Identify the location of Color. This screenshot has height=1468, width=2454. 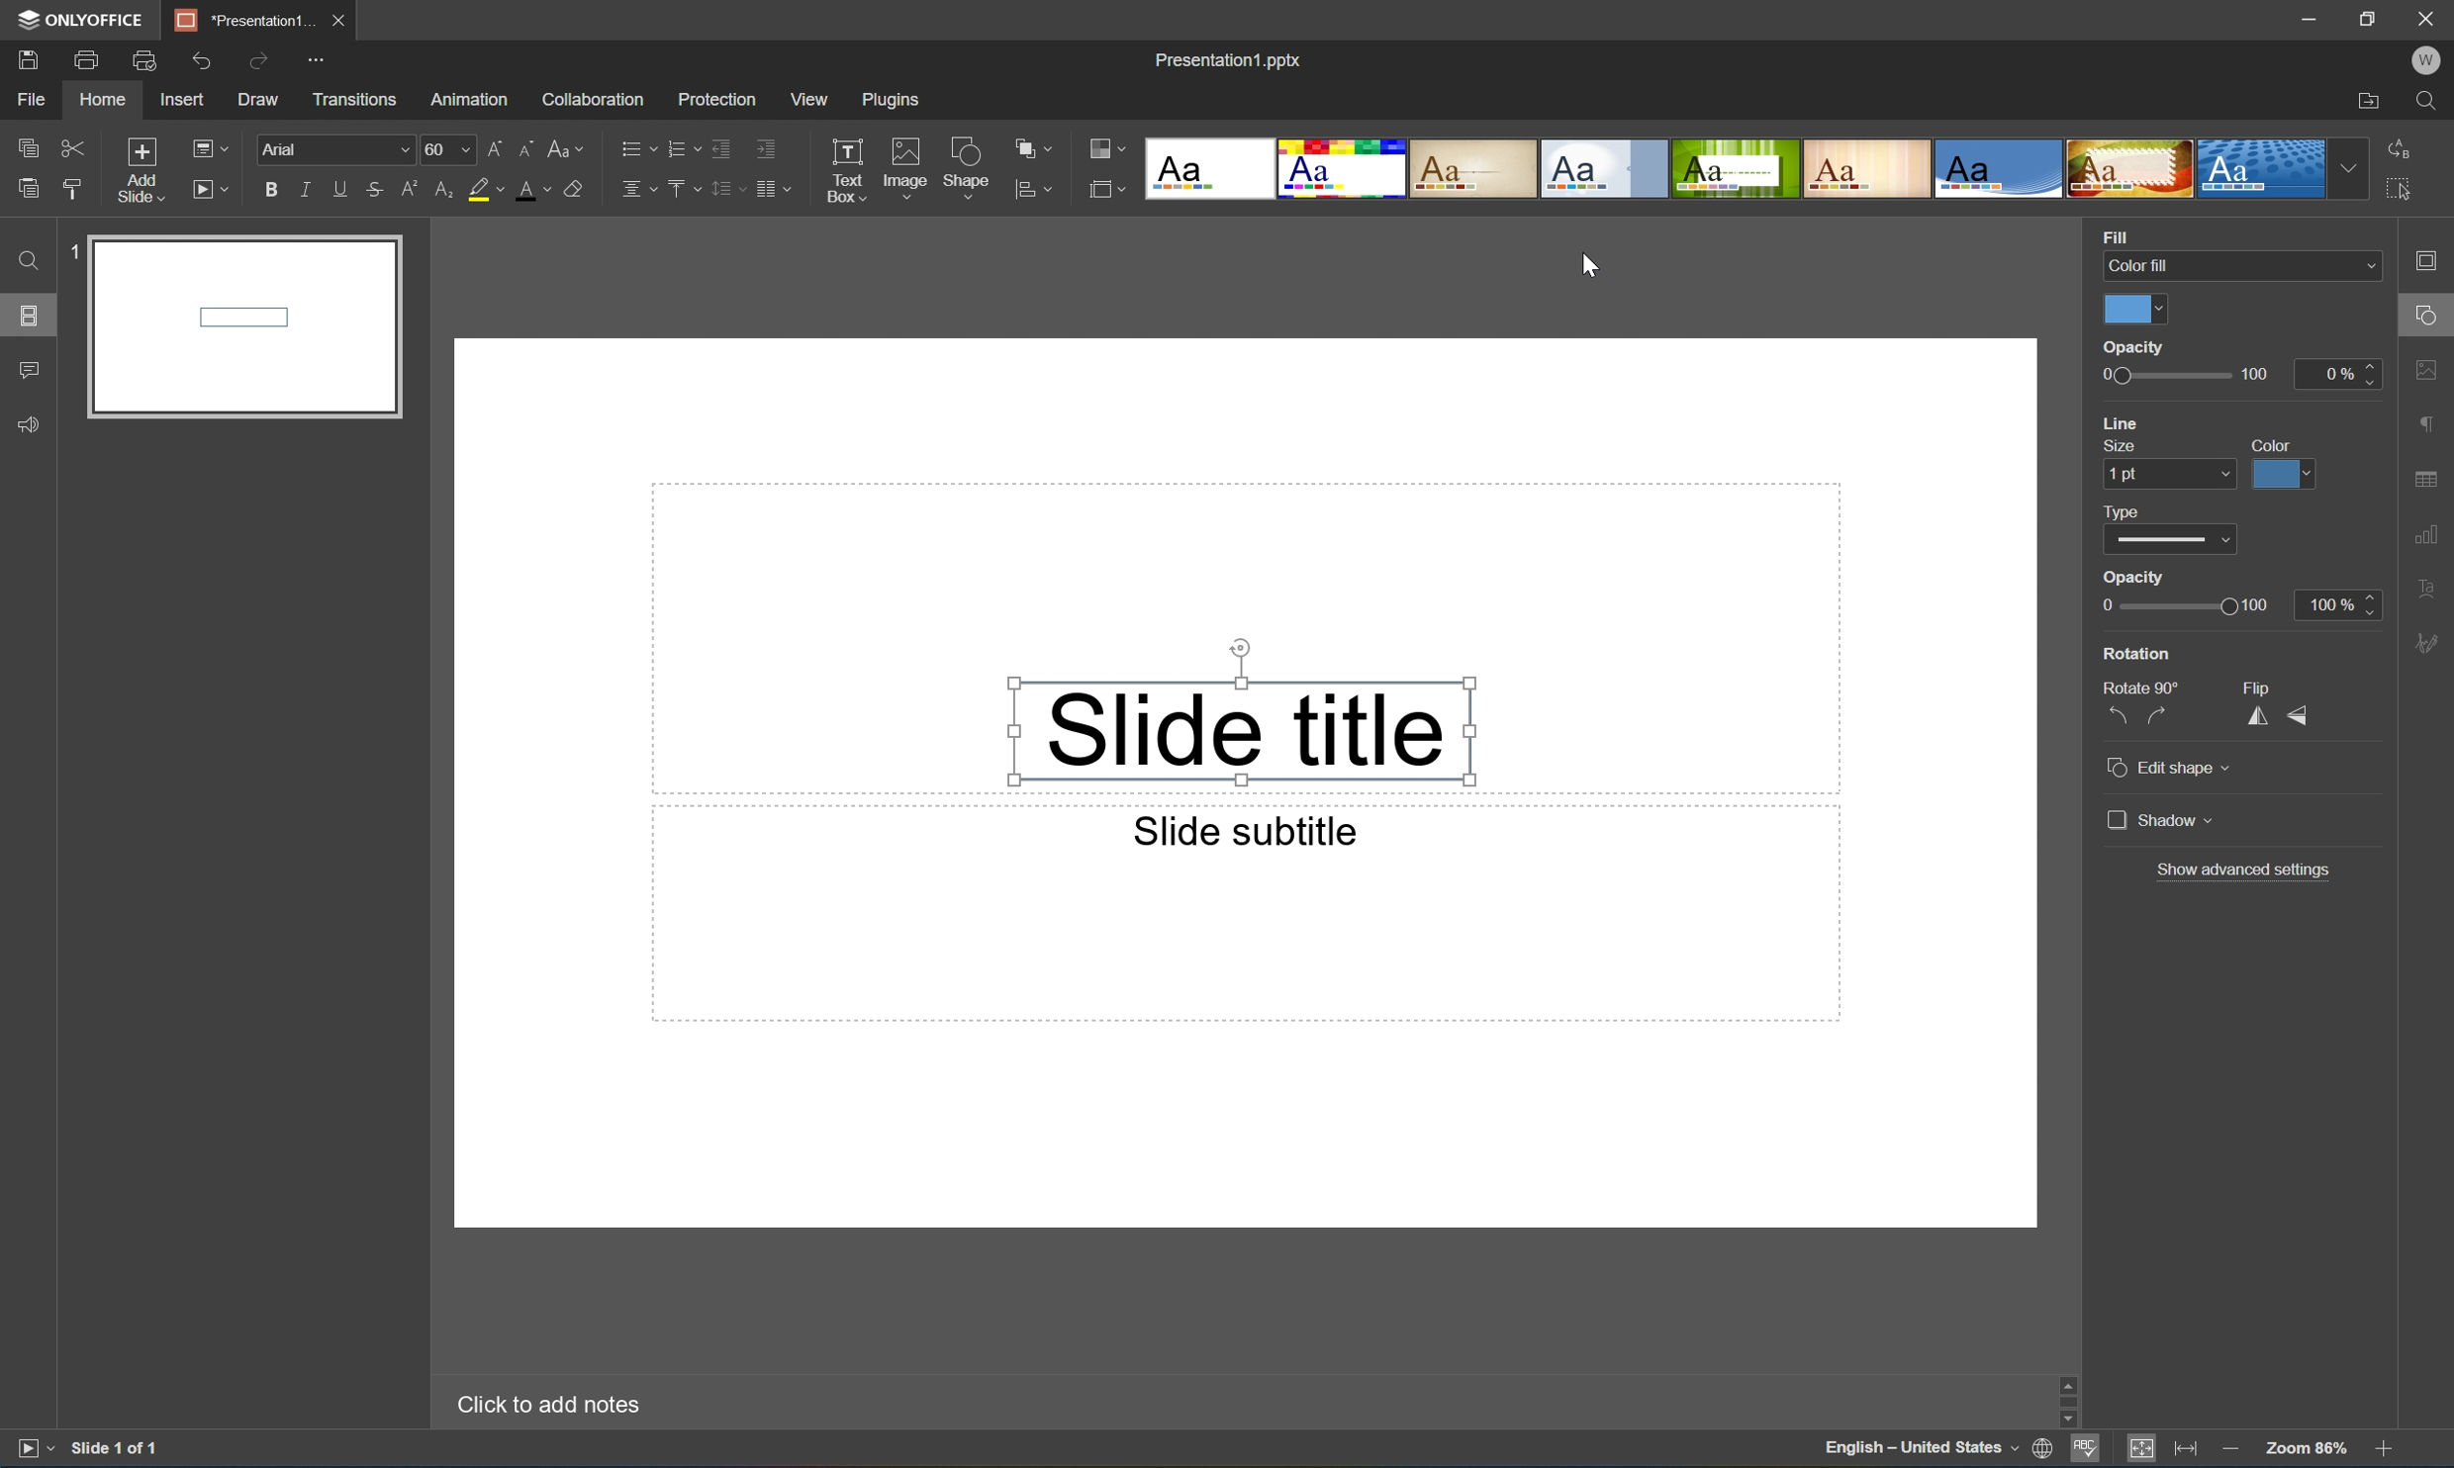
(2273, 443).